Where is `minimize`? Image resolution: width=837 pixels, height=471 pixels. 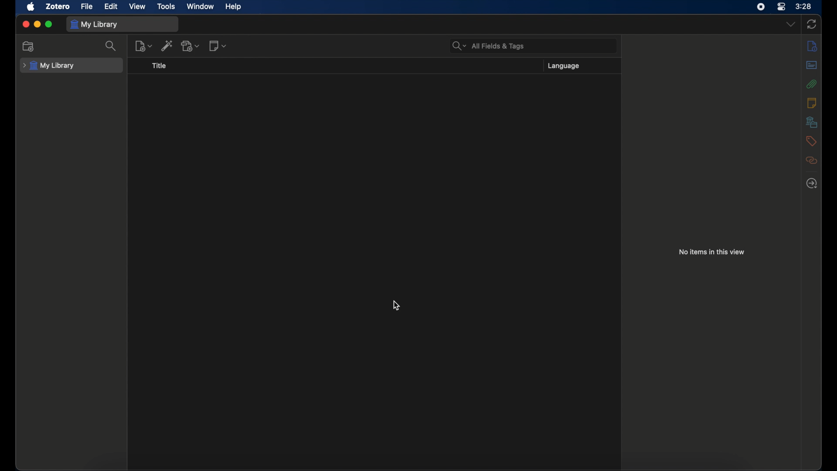
minimize is located at coordinates (37, 24).